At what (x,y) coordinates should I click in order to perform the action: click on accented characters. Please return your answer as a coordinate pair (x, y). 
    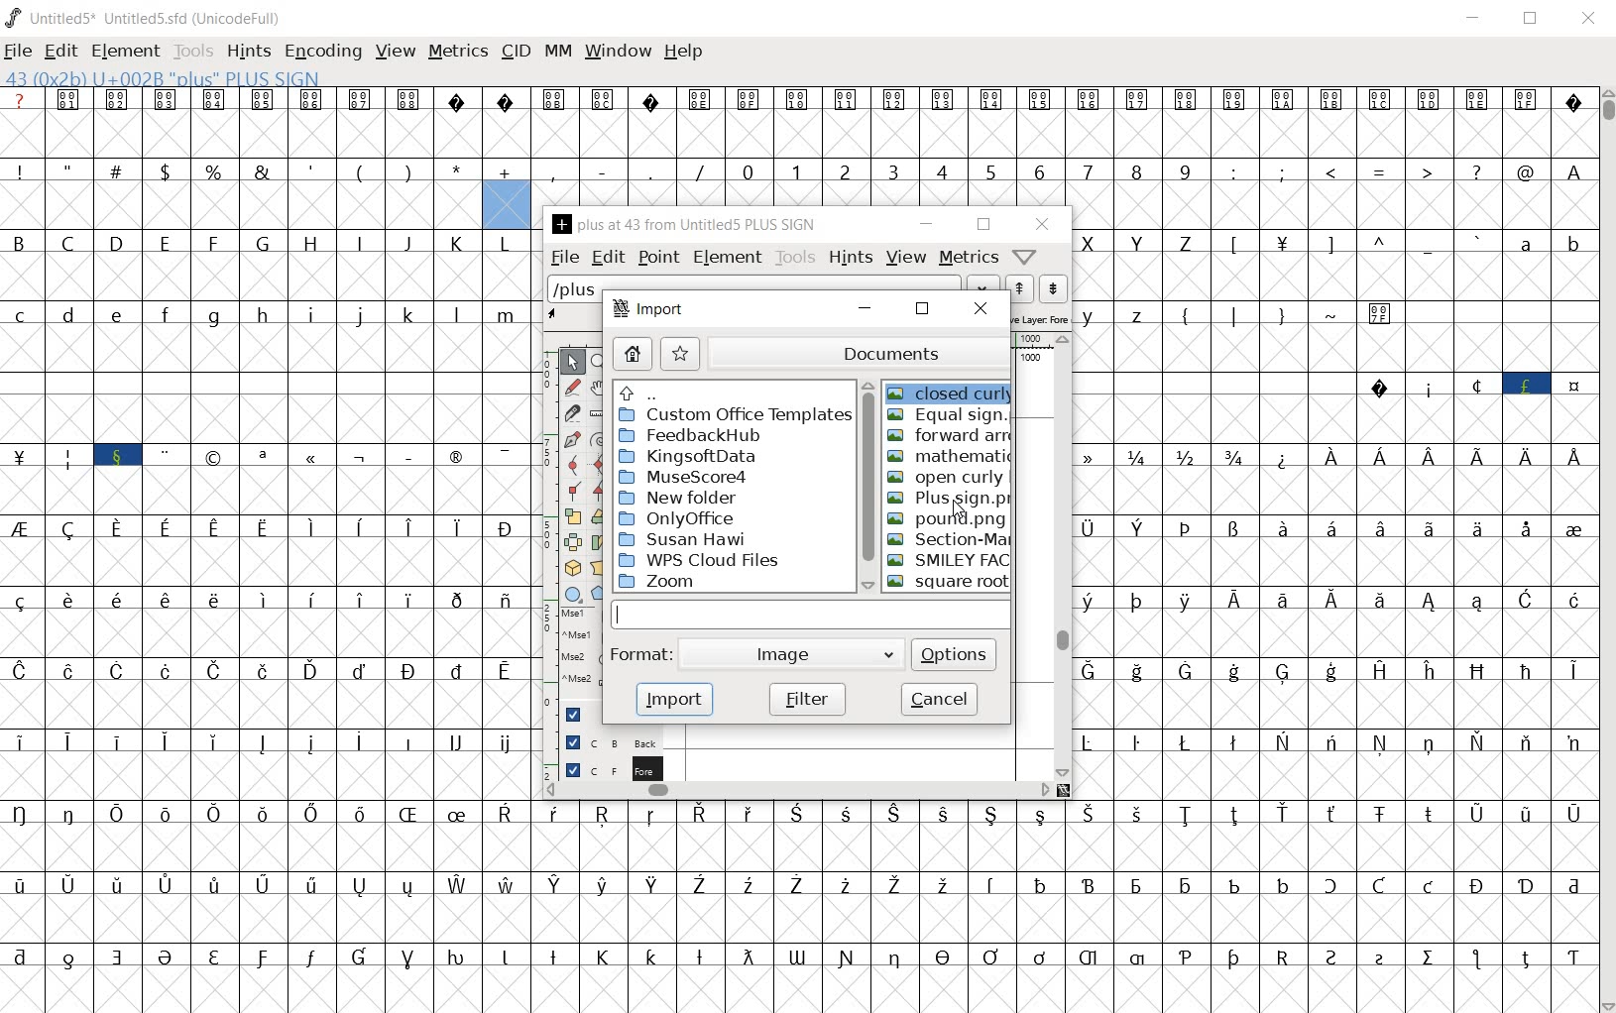
    Looking at the image, I should click on (392, 837).